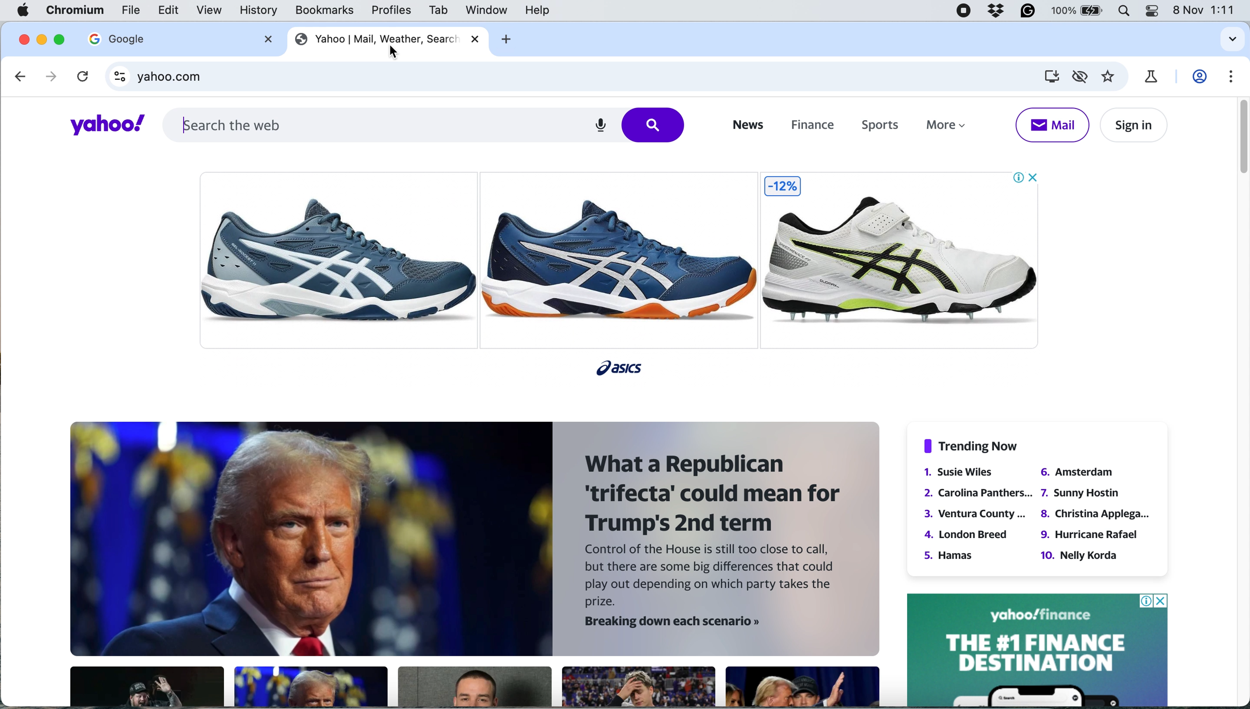 The width and height of the screenshot is (1250, 709). What do you see at coordinates (467, 563) in the screenshot?
I see `BB. a
| - >» 5 ZIPALA :
= 3 . What a Republican
= 5» » Ygpat 1
» a trifecta’ could mean for
| 4 ’ ¥
g » baa Trump's 2nd term
» rg AF Control of the House is still too close to call,
} te but there are some big differences that could
. A —y play out depending on which party takes the
“ k prize.
Hy. - Breaking down each scenario »` at bounding box center [467, 563].